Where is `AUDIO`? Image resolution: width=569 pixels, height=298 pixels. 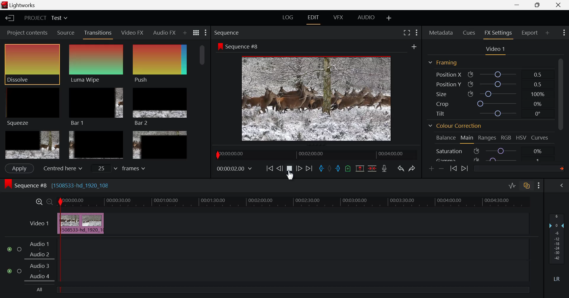
AUDIO is located at coordinates (367, 17).